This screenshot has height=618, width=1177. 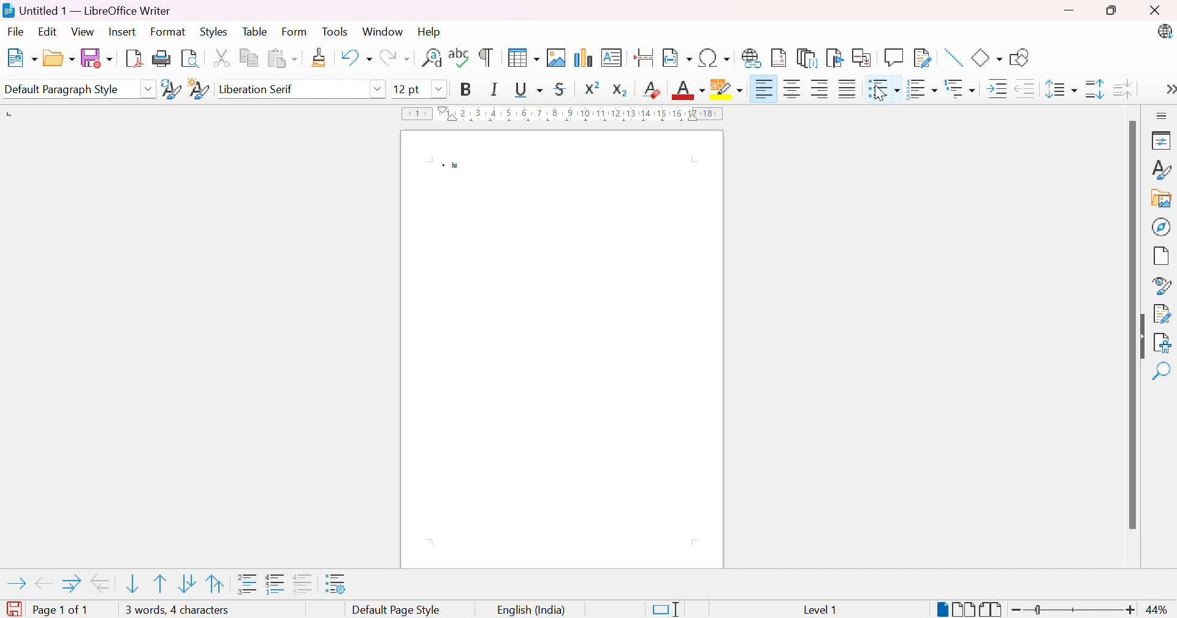 I want to click on File, so click(x=18, y=32).